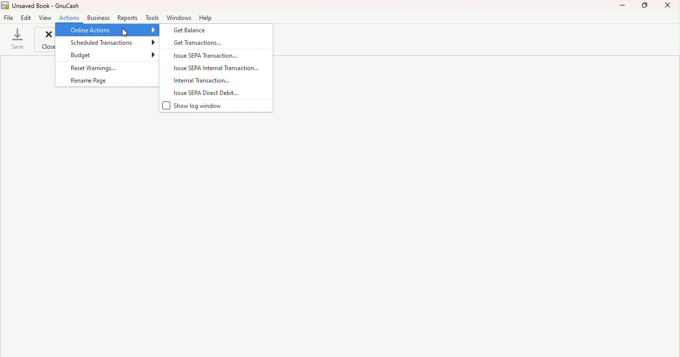  I want to click on Help, so click(206, 18).